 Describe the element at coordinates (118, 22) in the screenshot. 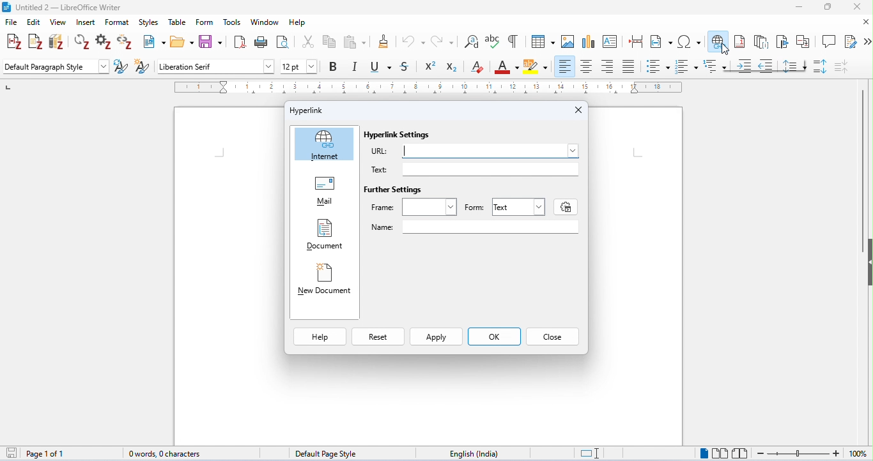

I see `format` at that location.